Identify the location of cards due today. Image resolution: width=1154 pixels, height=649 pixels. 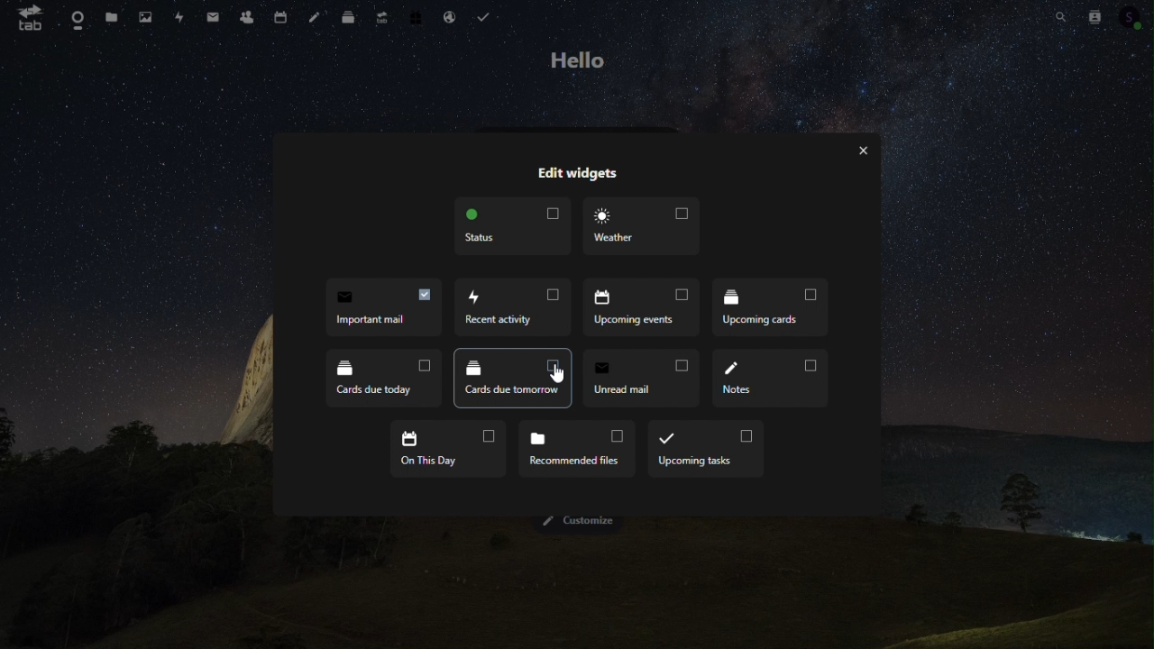
(375, 377).